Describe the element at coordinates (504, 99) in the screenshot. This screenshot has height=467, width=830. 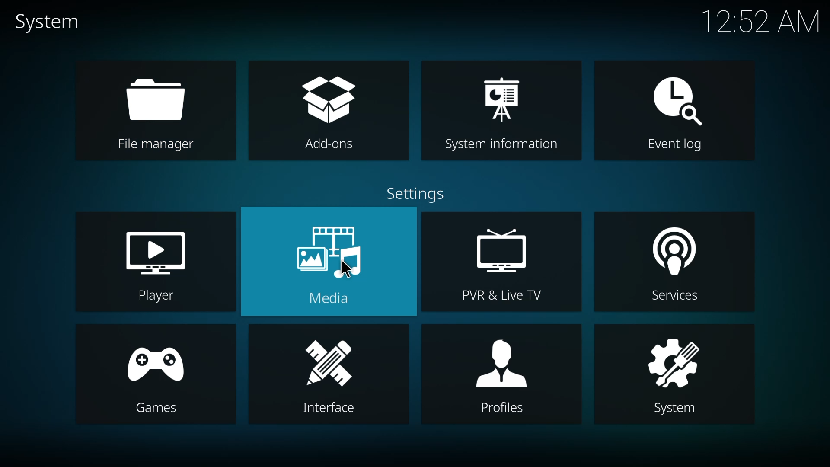
I see `system information` at that location.